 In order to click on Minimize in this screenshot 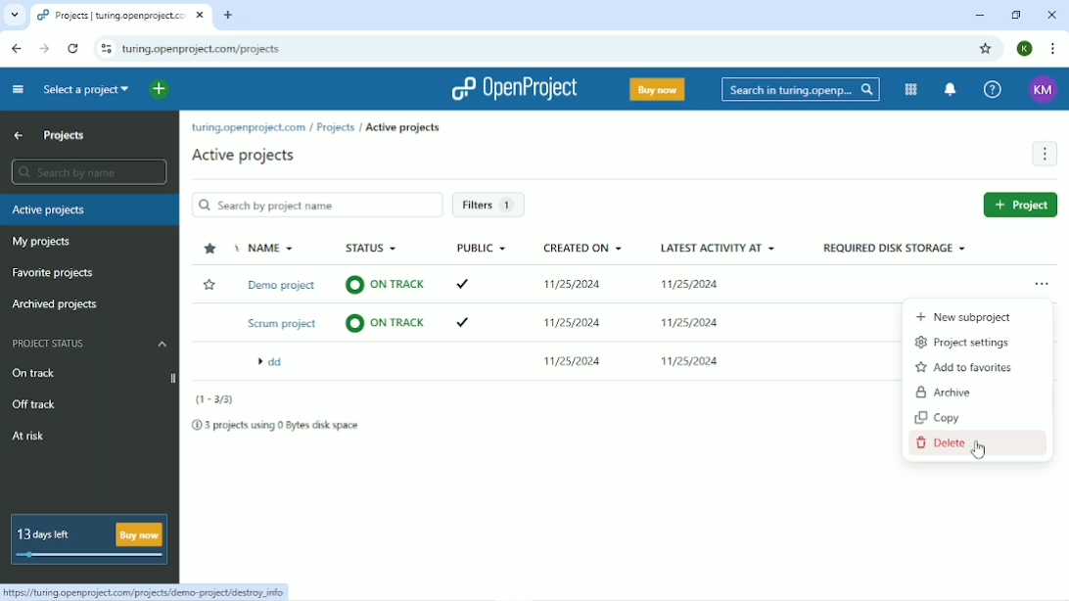, I will do `click(977, 17)`.